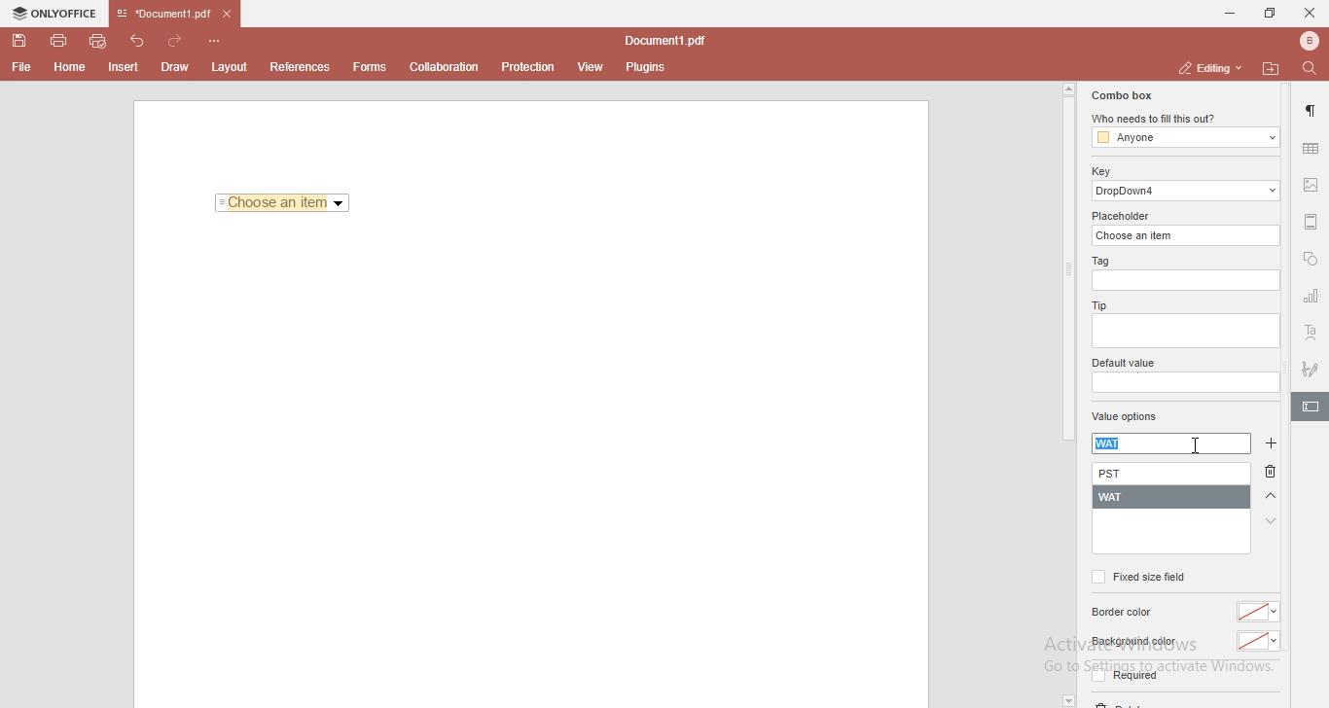 The image size is (1329, 708). What do you see at coordinates (1096, 304) in the screenshot?
I see `tip` at bounding box center [1096, 304].